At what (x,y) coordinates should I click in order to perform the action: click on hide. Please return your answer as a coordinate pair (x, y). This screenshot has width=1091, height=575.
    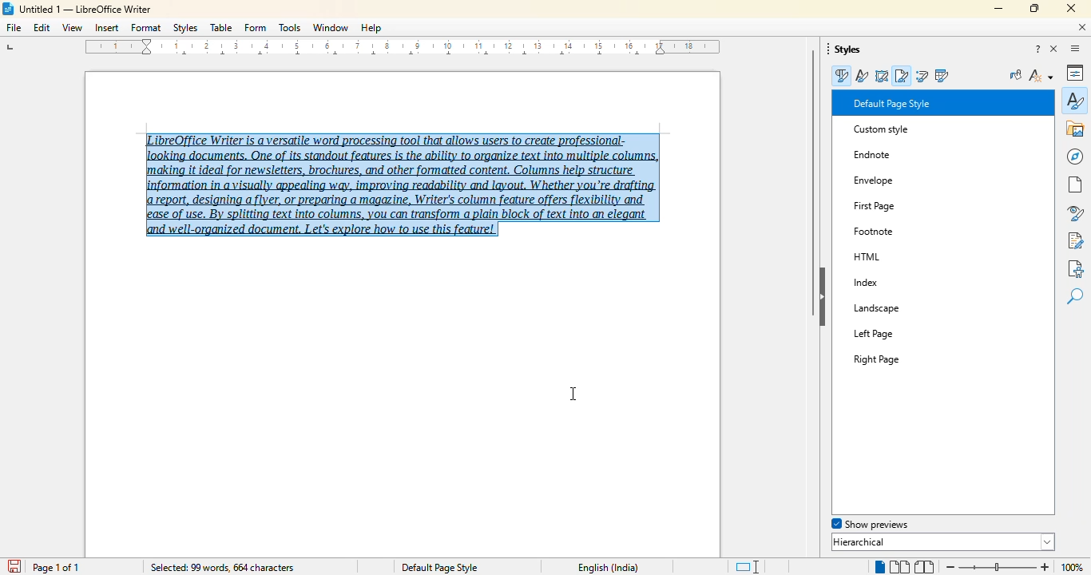
    Looking at the image, I should click on (823, 296).